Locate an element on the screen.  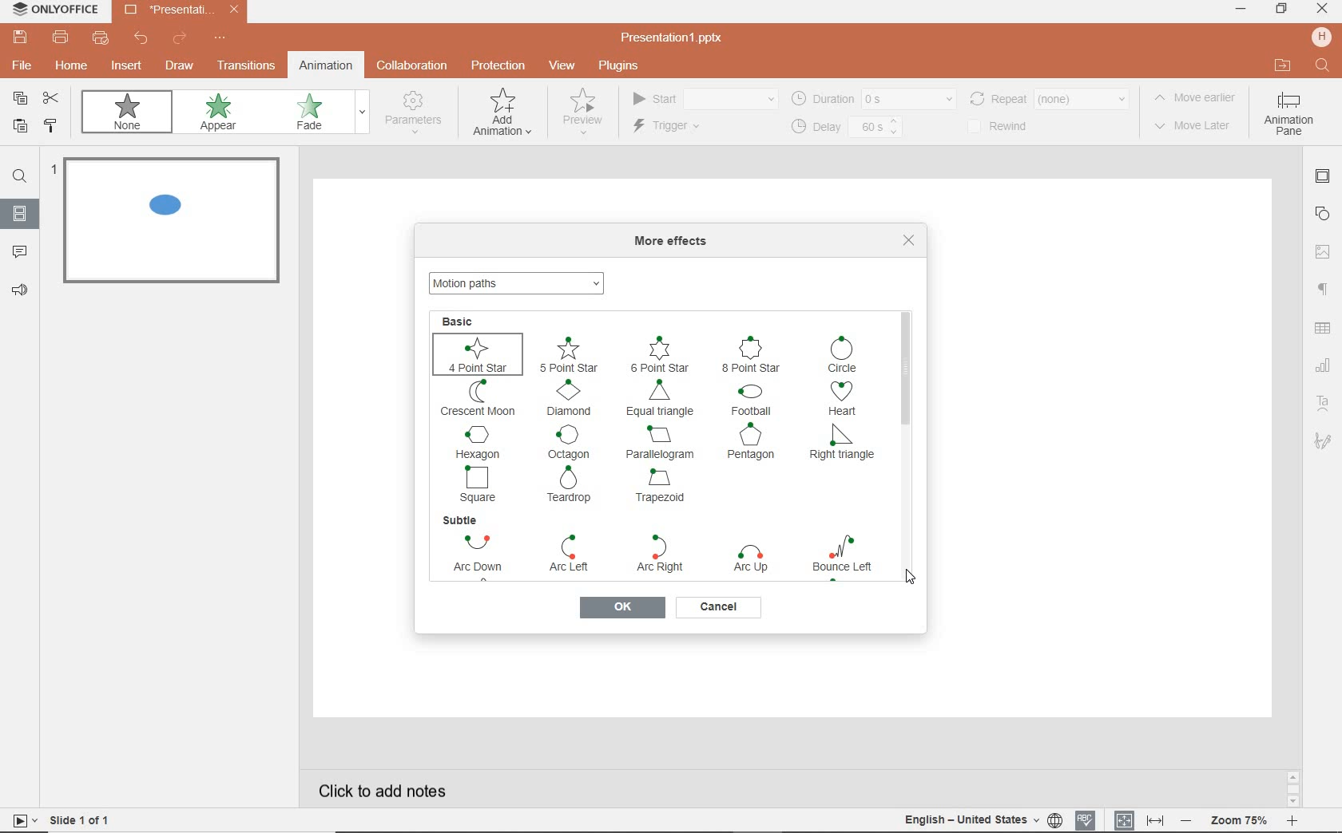
cut is located at coordinates (54, 99).